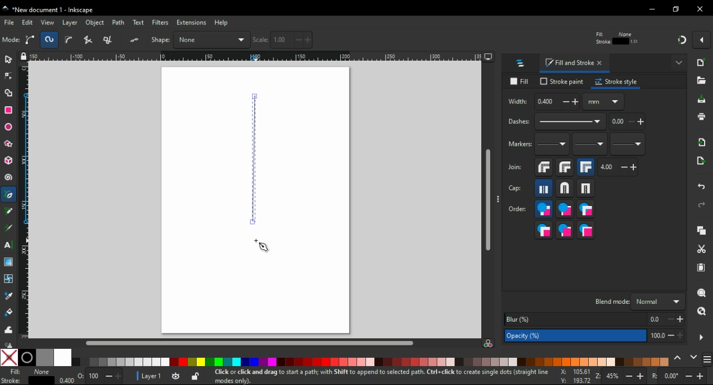  Describe the element at coordinates (678, 377) in the screenshot. I see `rotation` at that location.